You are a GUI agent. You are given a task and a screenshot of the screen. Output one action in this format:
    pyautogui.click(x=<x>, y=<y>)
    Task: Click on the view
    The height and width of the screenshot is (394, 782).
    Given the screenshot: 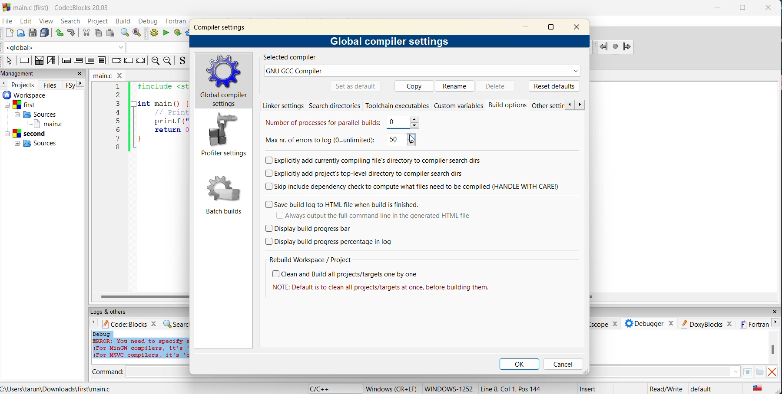 What is the action you would take?
    pyautogui.click(x=46, y=20)
    